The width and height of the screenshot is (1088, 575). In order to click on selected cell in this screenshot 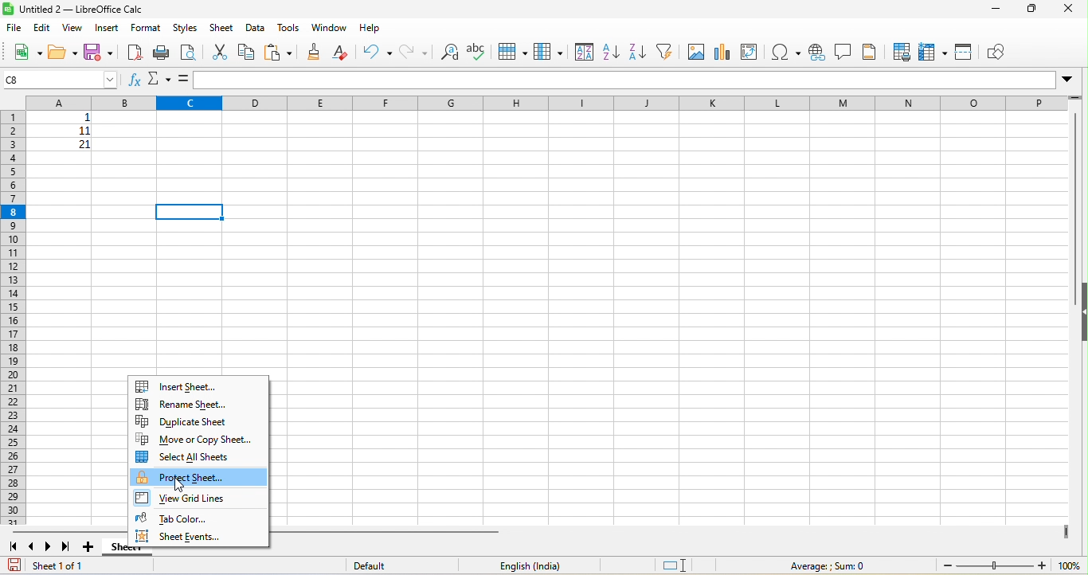, I will do `click(190, 211)`.